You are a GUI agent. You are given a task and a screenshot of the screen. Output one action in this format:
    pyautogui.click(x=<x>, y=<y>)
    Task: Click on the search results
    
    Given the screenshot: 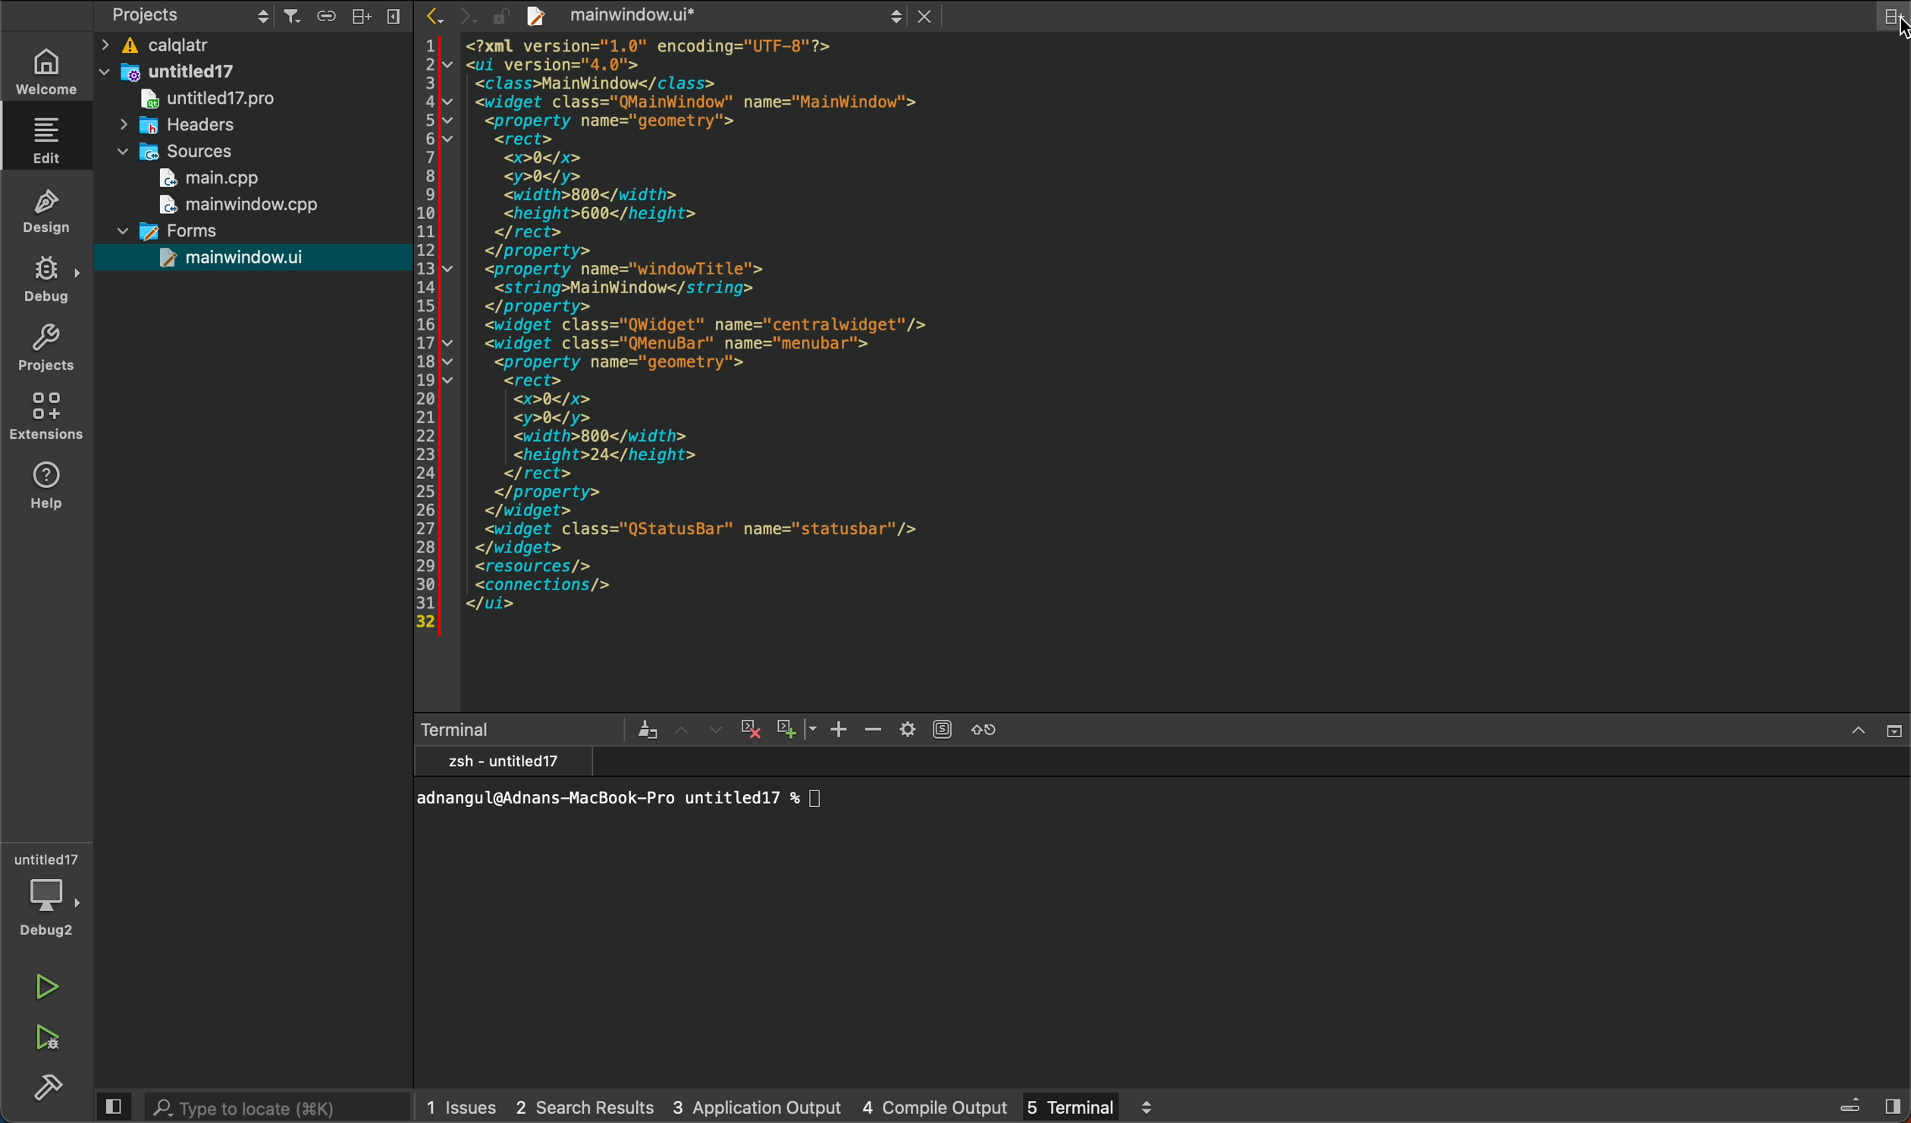 What is the action you would take?
    pyautogui.click(x=584, y=1107)
    